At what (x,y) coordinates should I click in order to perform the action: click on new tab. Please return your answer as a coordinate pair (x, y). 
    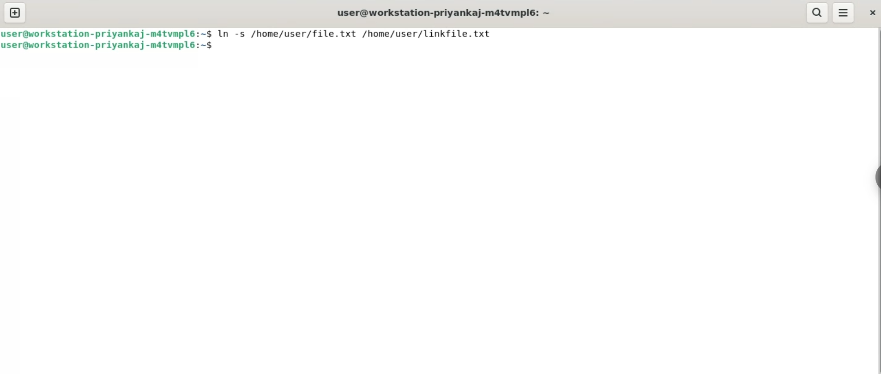
    Looking at the image, I should click on (15, 12).